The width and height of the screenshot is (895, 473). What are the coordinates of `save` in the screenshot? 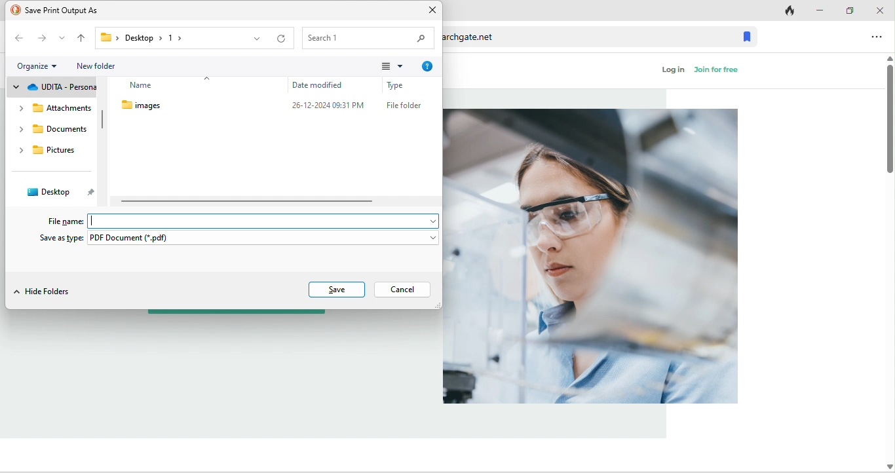 It's located at (337, 289).